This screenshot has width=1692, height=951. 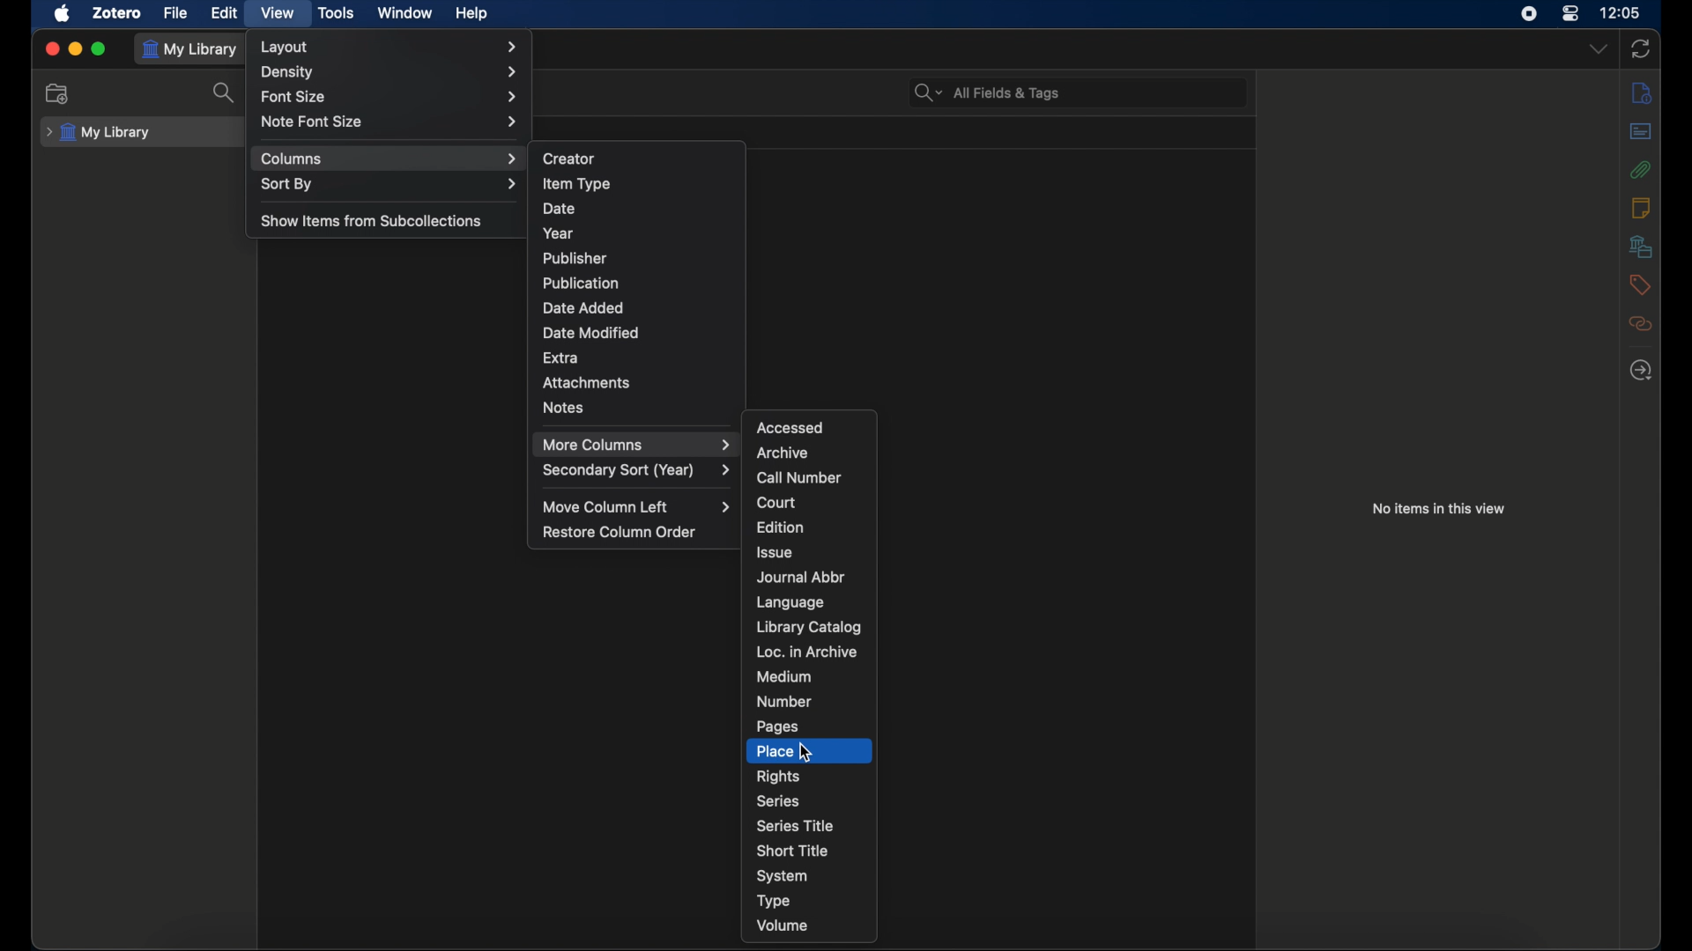 What do you see at coordinates (792, 851) in the screenshot?
I see `short title` at bounding box center [792, 851].